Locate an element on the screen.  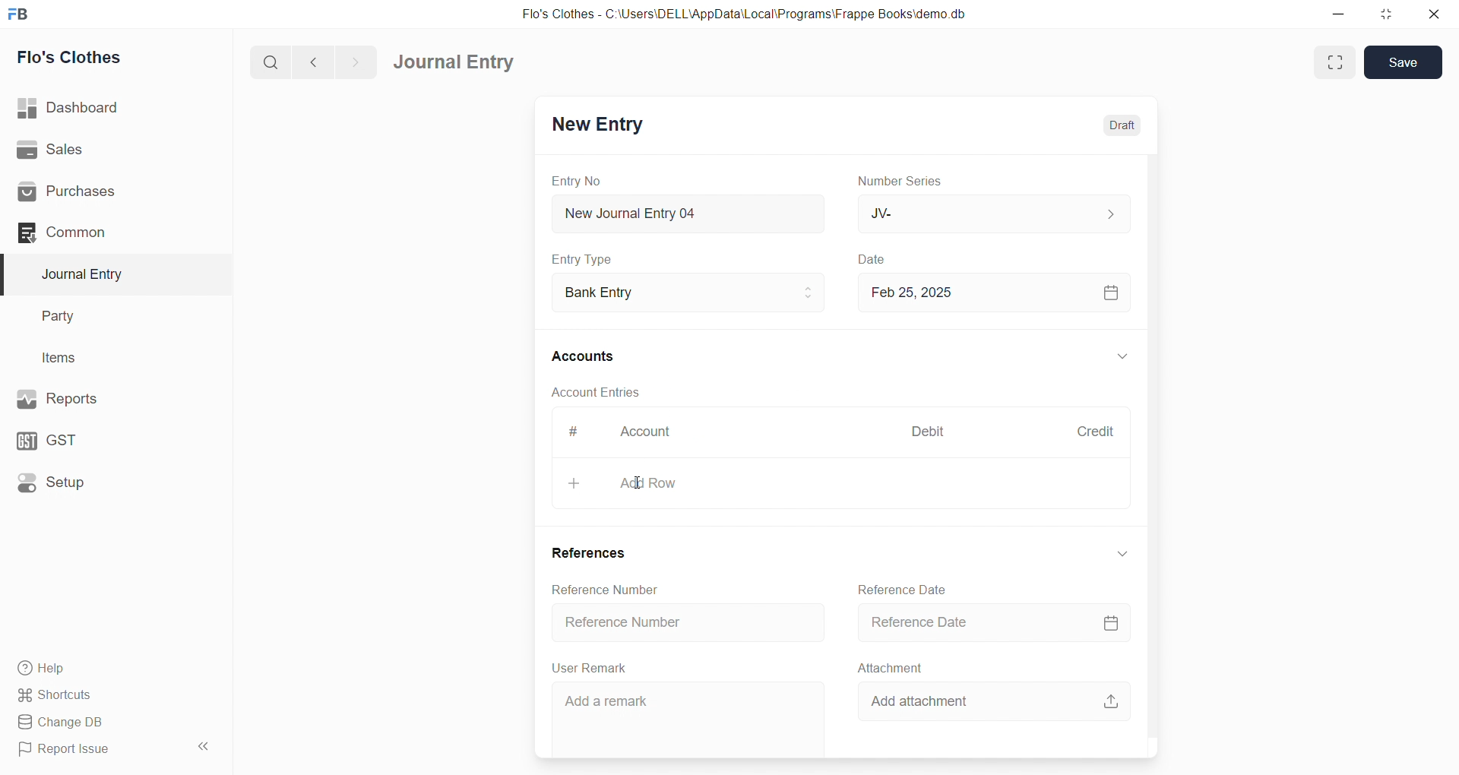
References is located at coordinates (593, 554).